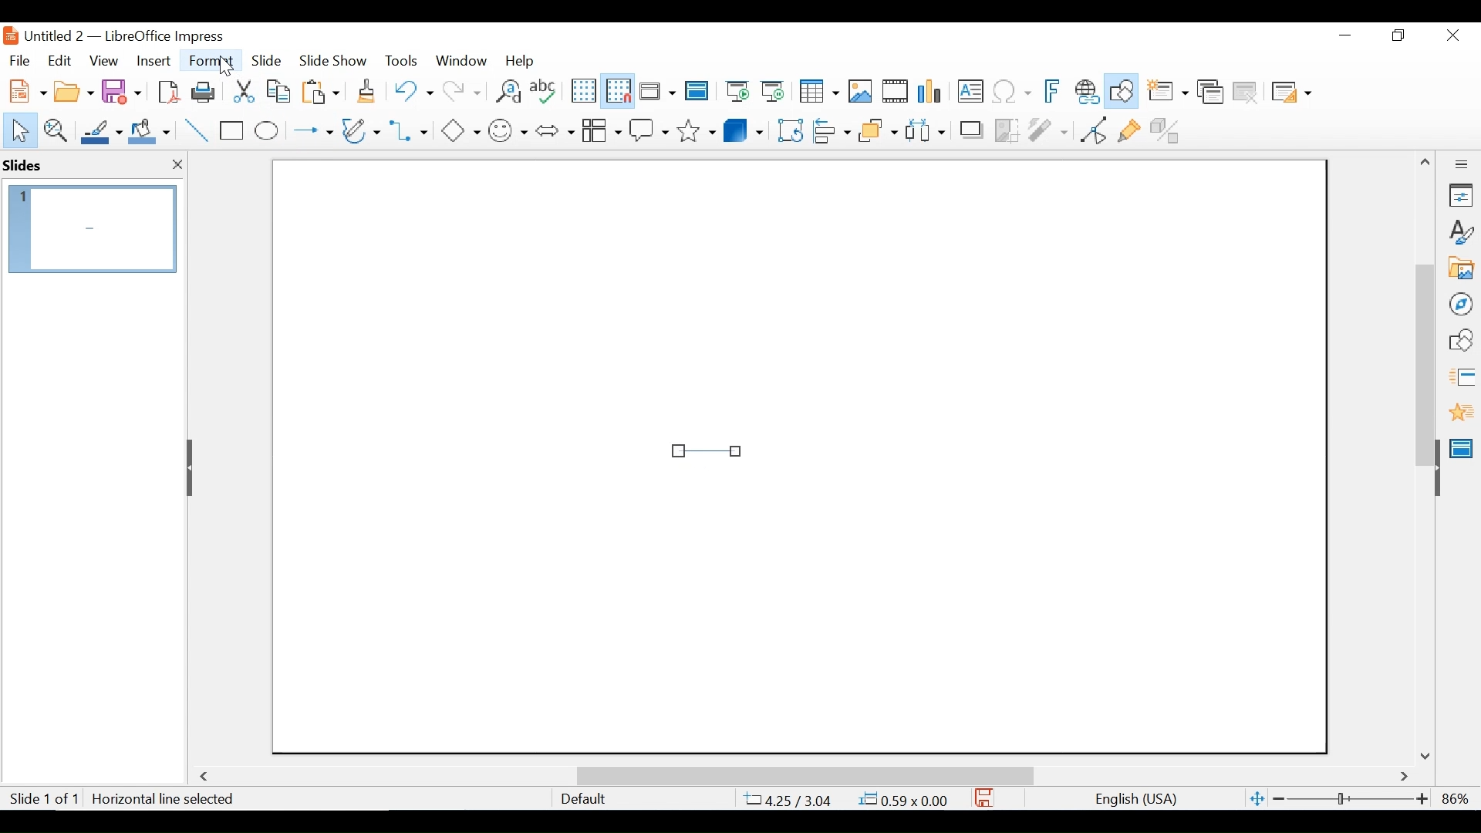 This screenshot has width=1481, height=833. Describe the element at coordinates (1344, 35) in the screenshot. I see `Minimize` at that location.